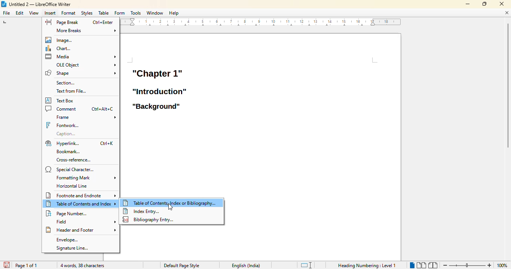 The width and height of the screenshot is (511, 269). Describe the element at coordinates (62, 143) in the screenshot. I see `hyperlink` at that location.